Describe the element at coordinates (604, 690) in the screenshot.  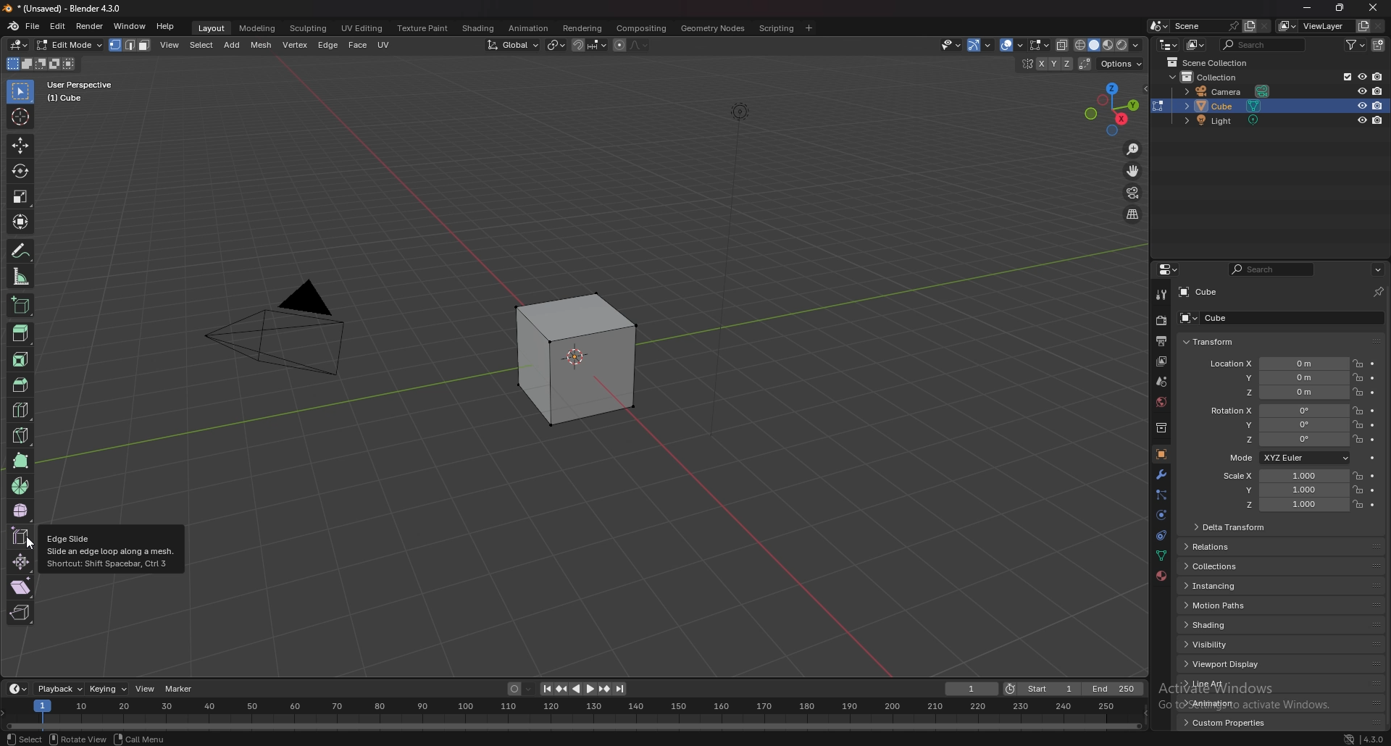
I see `jump to keyframe` at that location.